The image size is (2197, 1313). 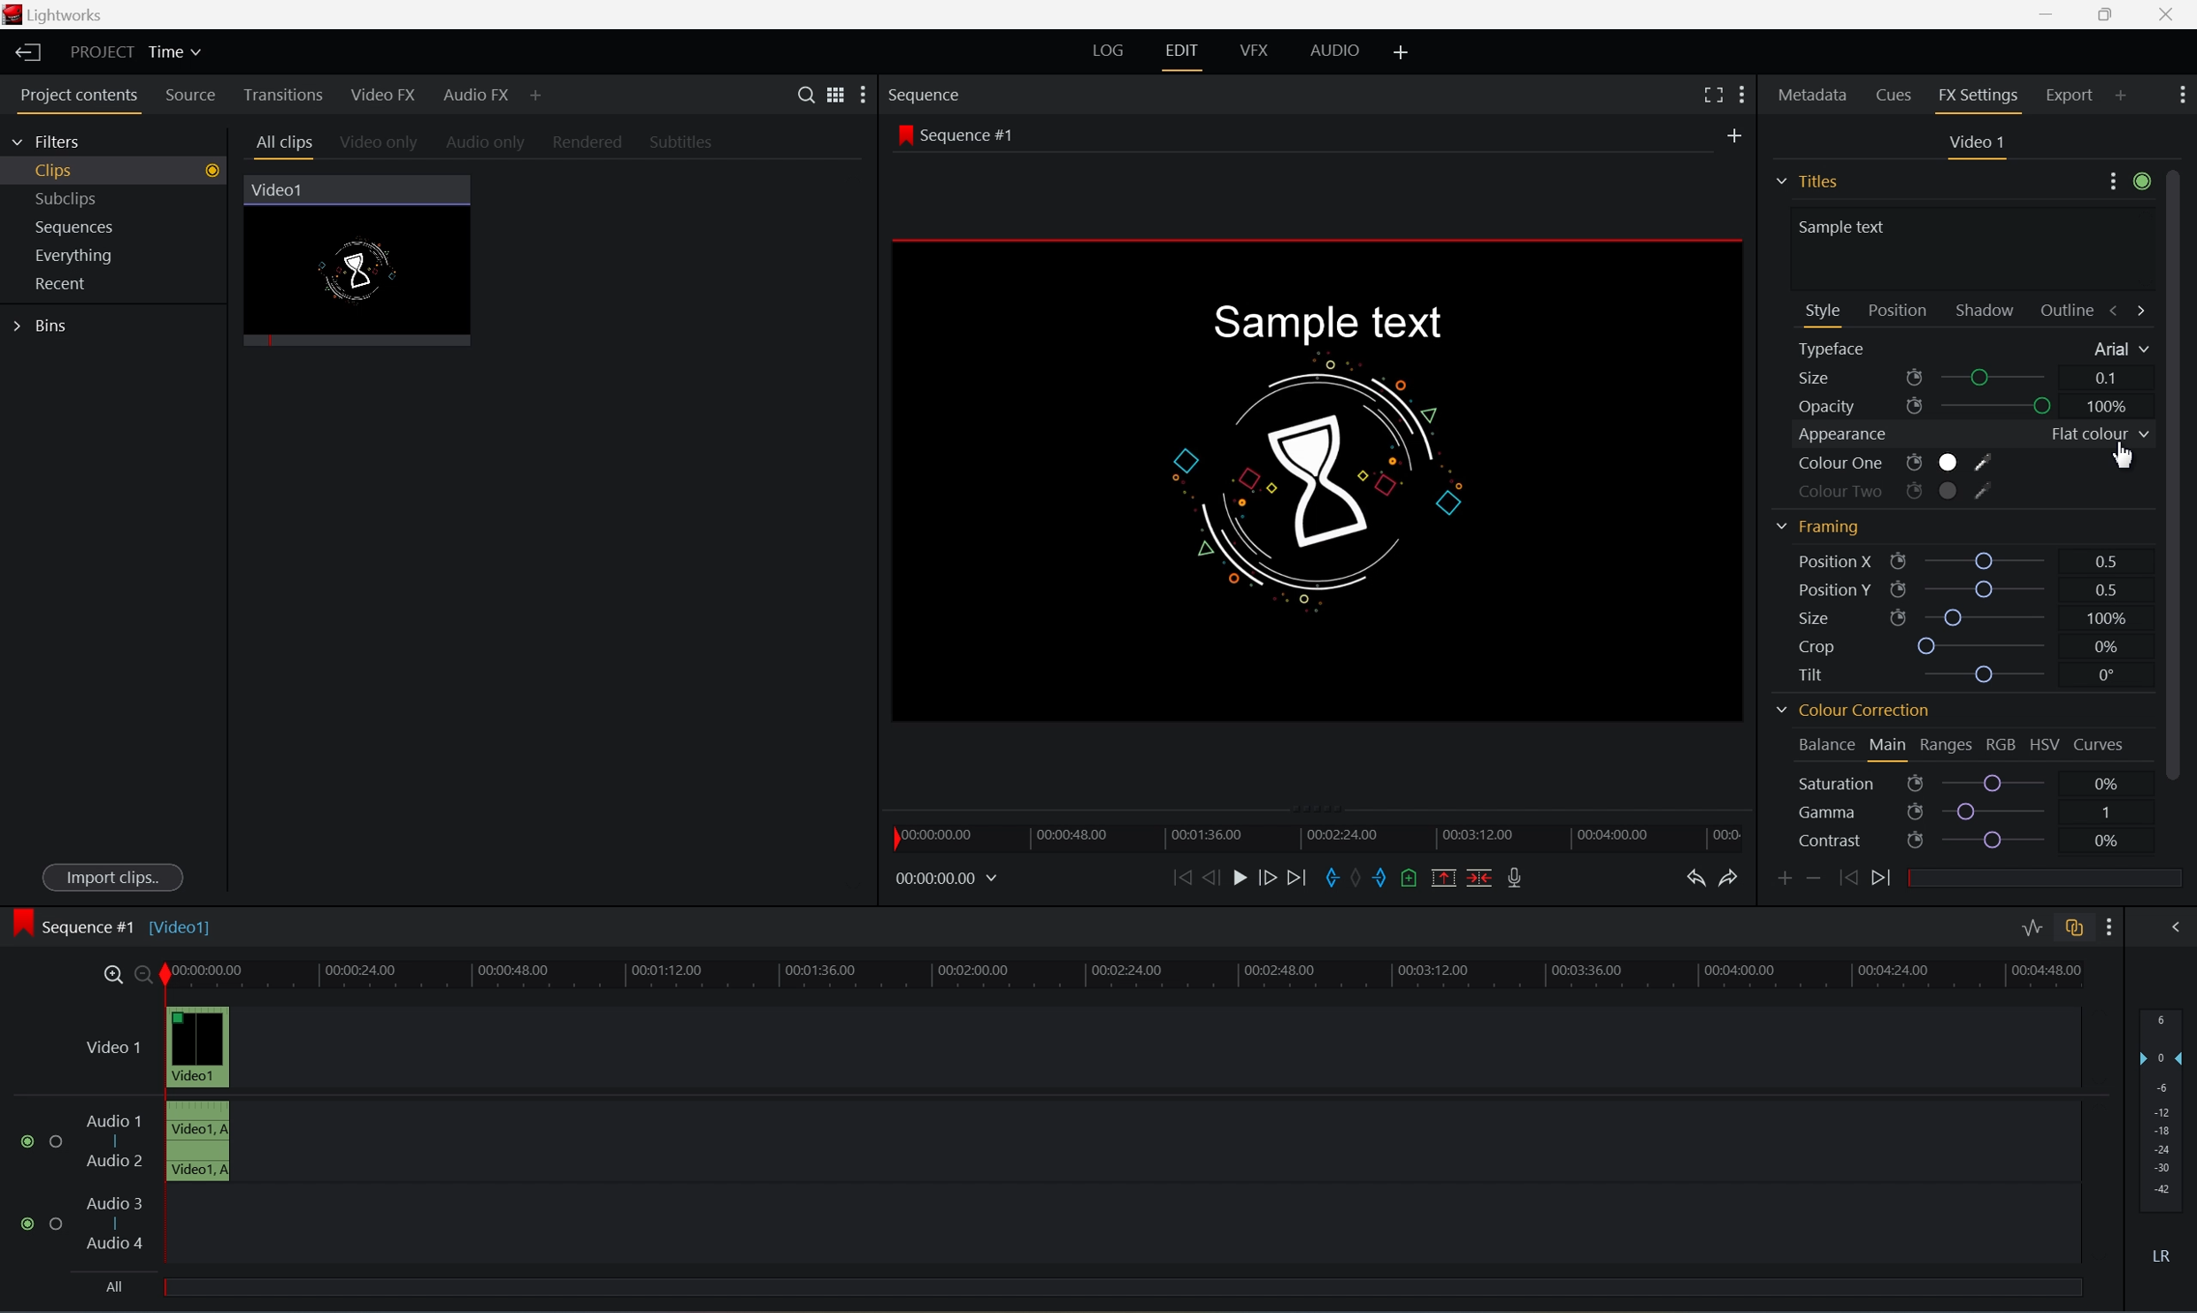 What do you see at coordinates (2100, 746) in the screenshot?
I see `curves` at bounding box center [2100, 746].